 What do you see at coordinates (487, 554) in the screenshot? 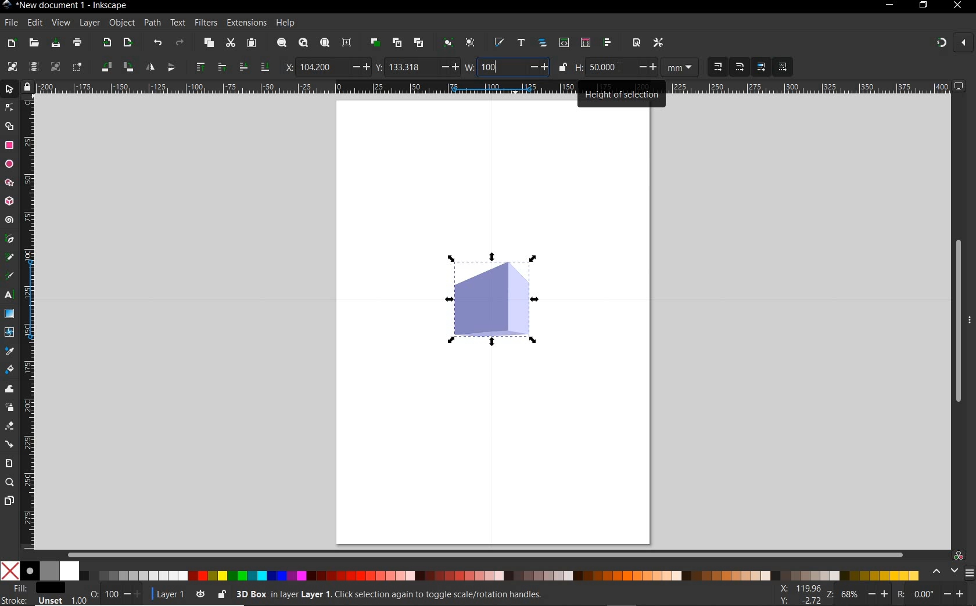
I see `scrollbar` at bounding box center [487, 554].